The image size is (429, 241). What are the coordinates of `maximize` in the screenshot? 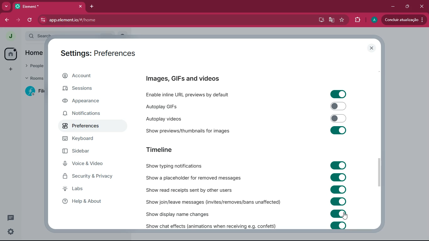 It's located at (407, 6).